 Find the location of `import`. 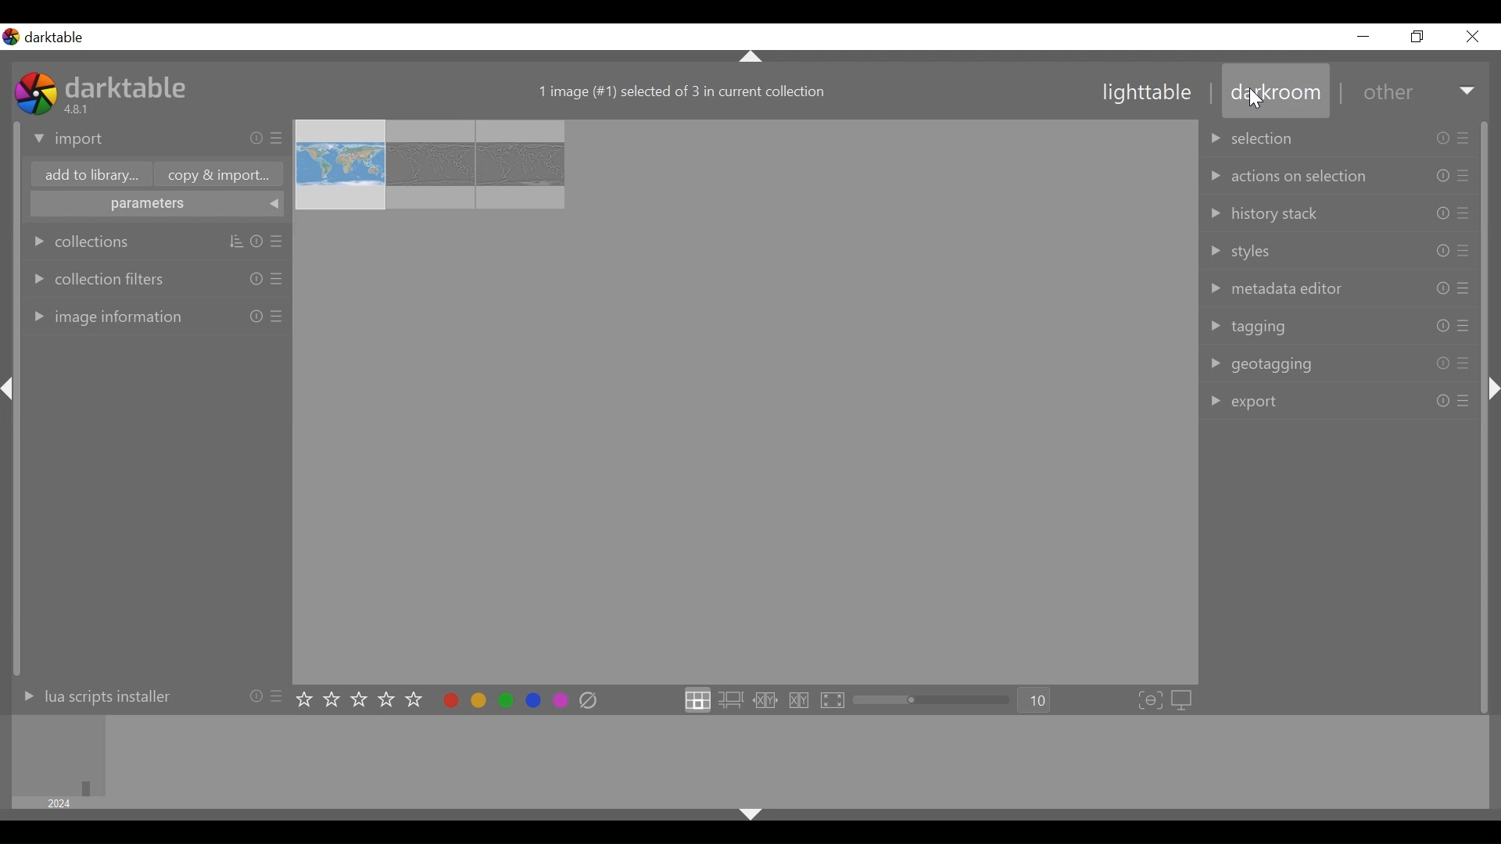

import is located at coordinates (151, 139).